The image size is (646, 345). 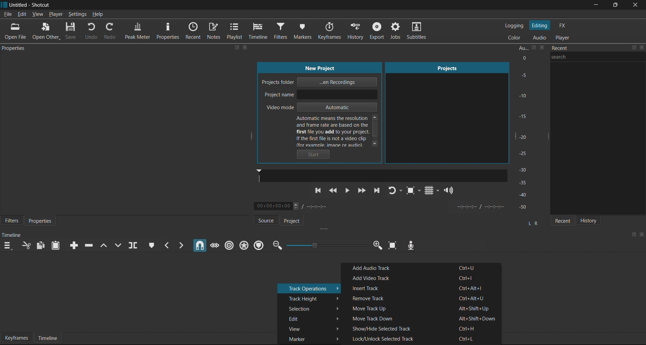 I want to click on Copy, so click(x=43, y=246).